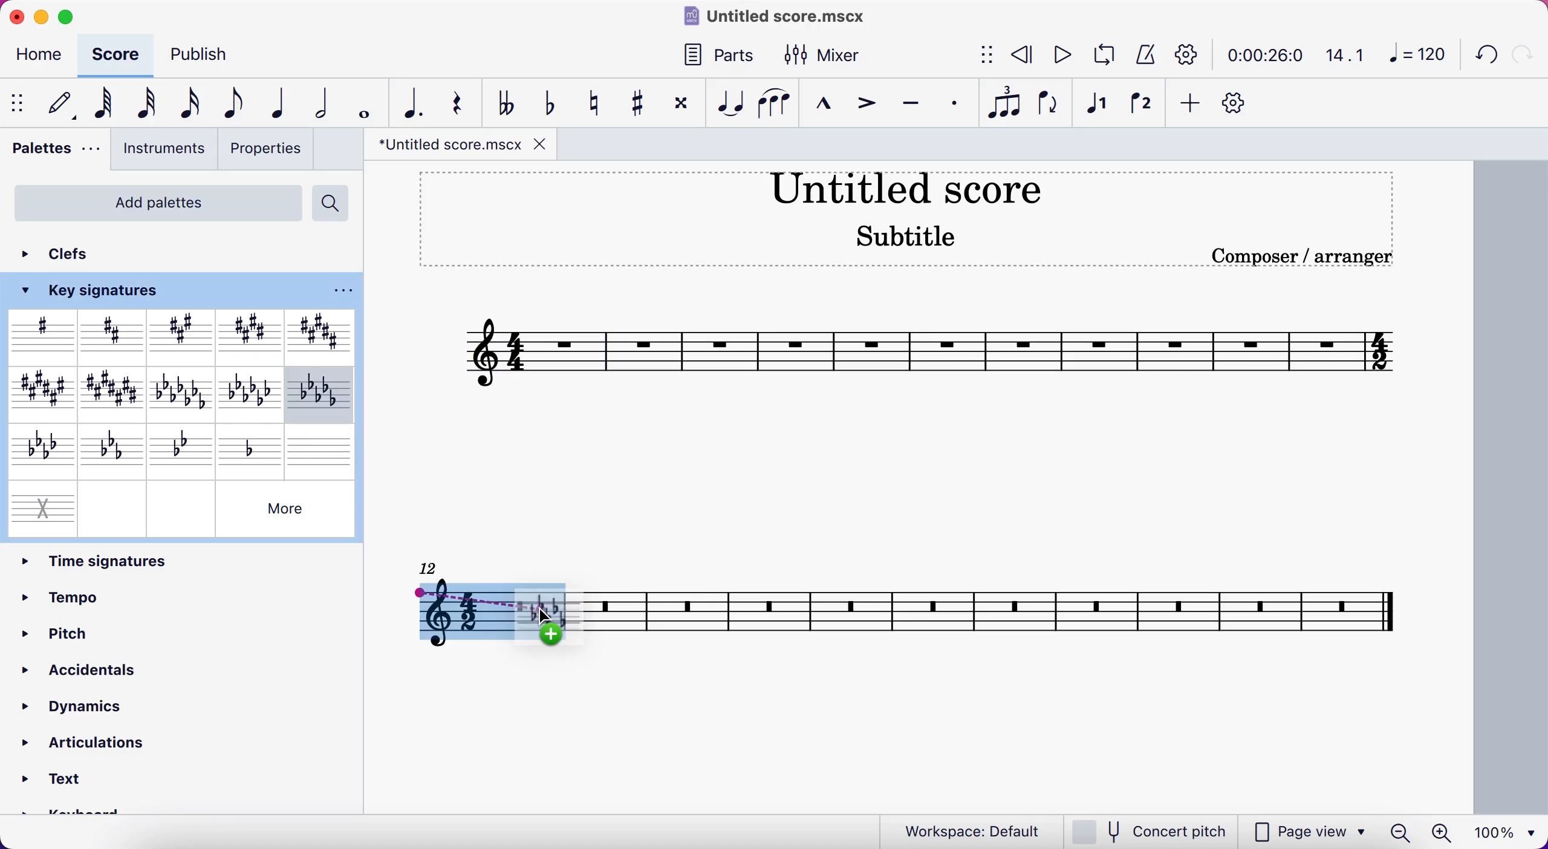 The width and height of the screenshot is (1548, 849). I want to click on score, so click(928, 348).